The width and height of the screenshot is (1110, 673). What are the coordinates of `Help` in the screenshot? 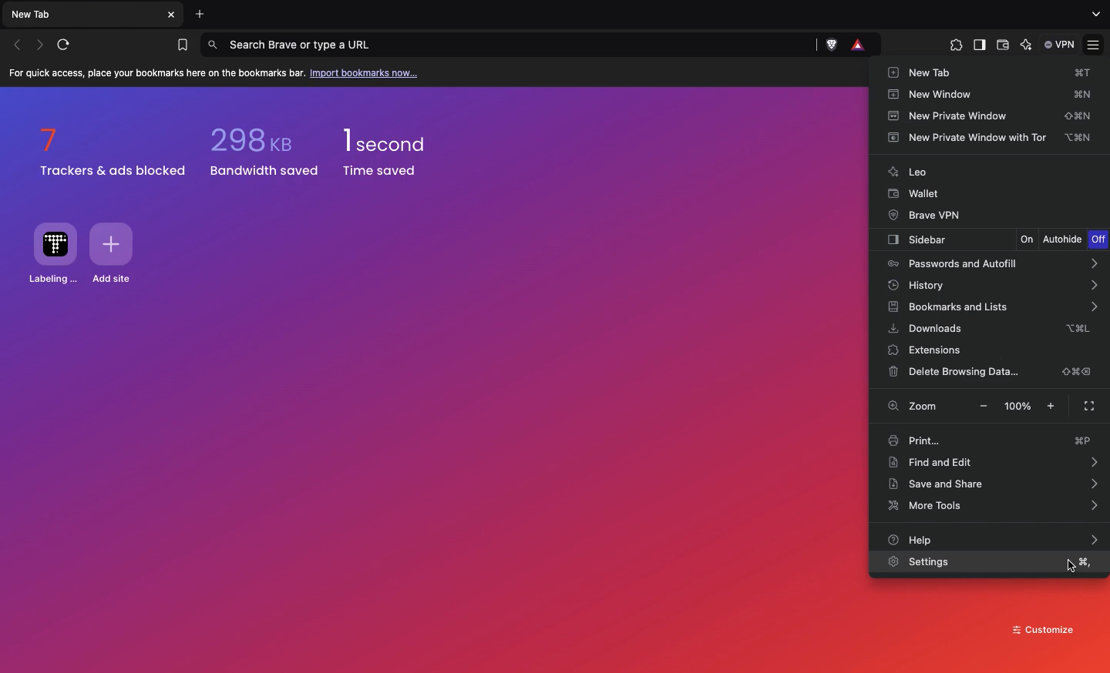 It's located at (985, 541).